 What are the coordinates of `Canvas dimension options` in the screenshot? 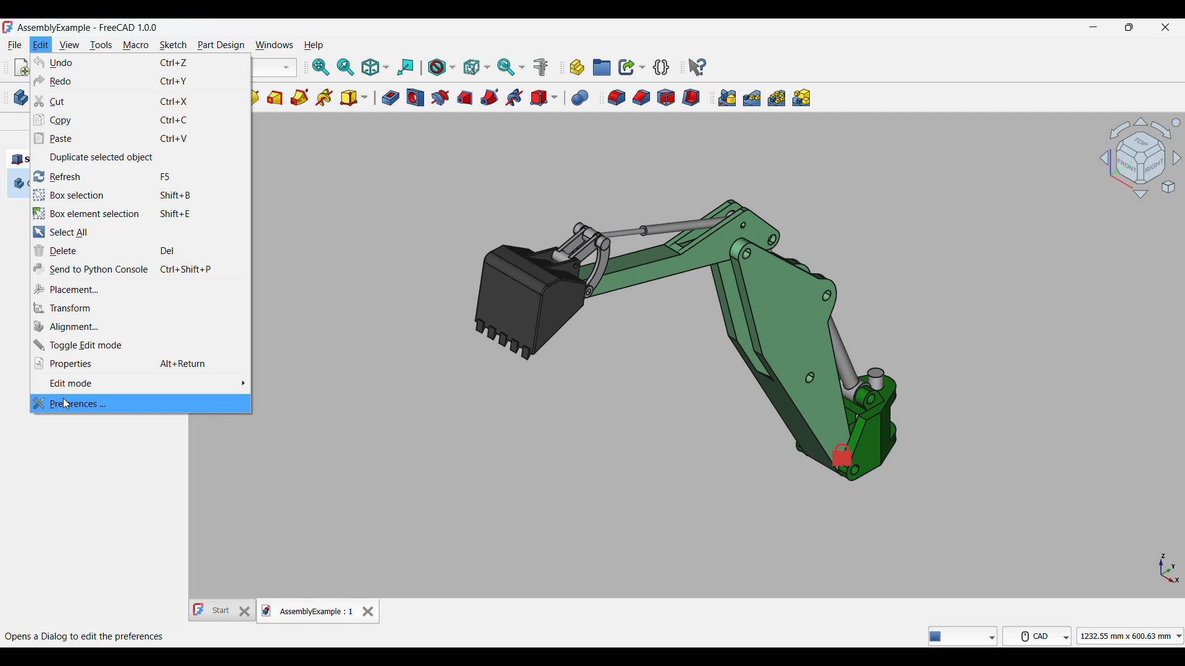 It's located at (1130, 636).